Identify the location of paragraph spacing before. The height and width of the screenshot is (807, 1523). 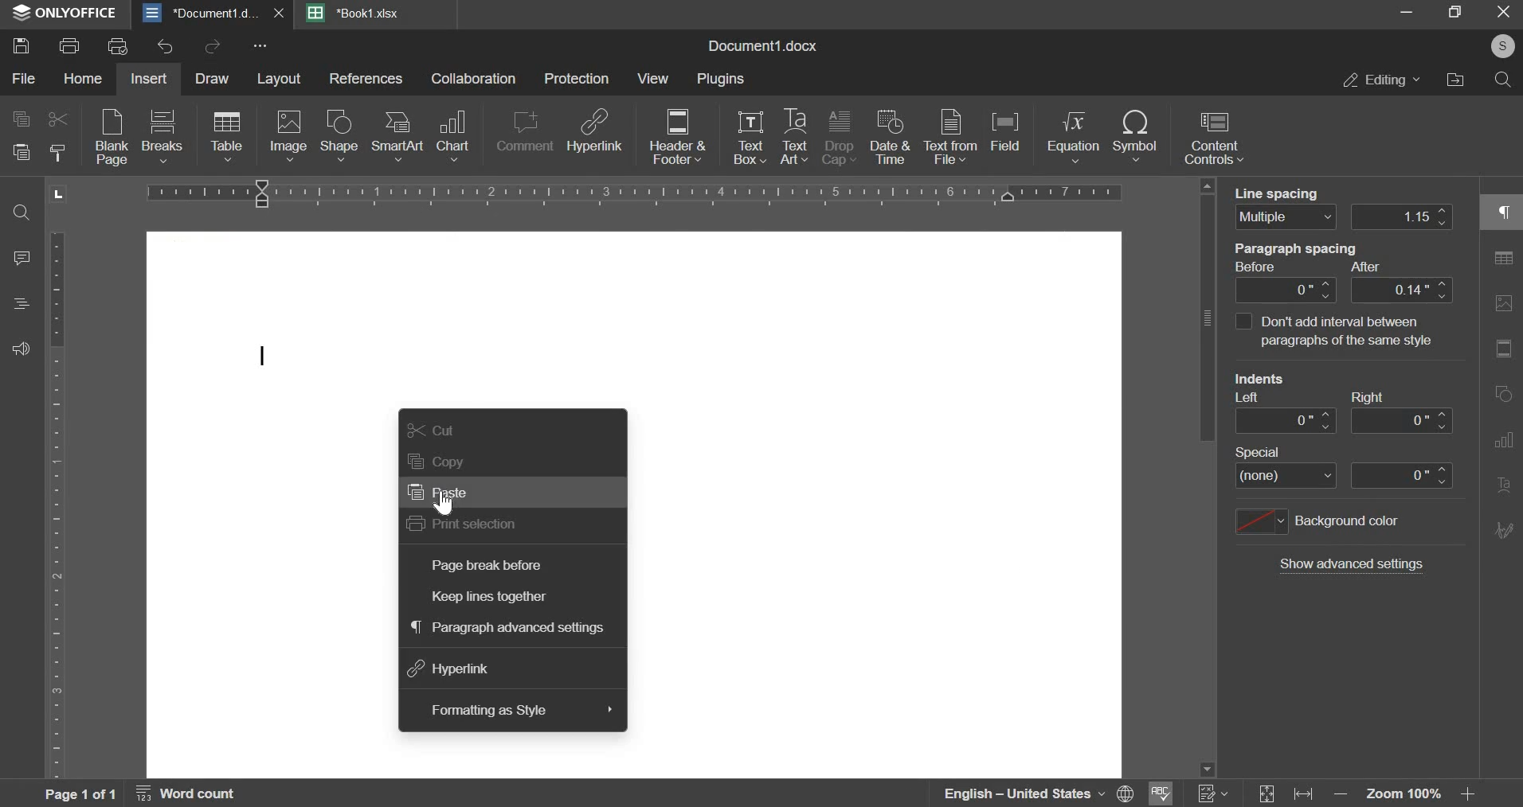
(1285, 290).